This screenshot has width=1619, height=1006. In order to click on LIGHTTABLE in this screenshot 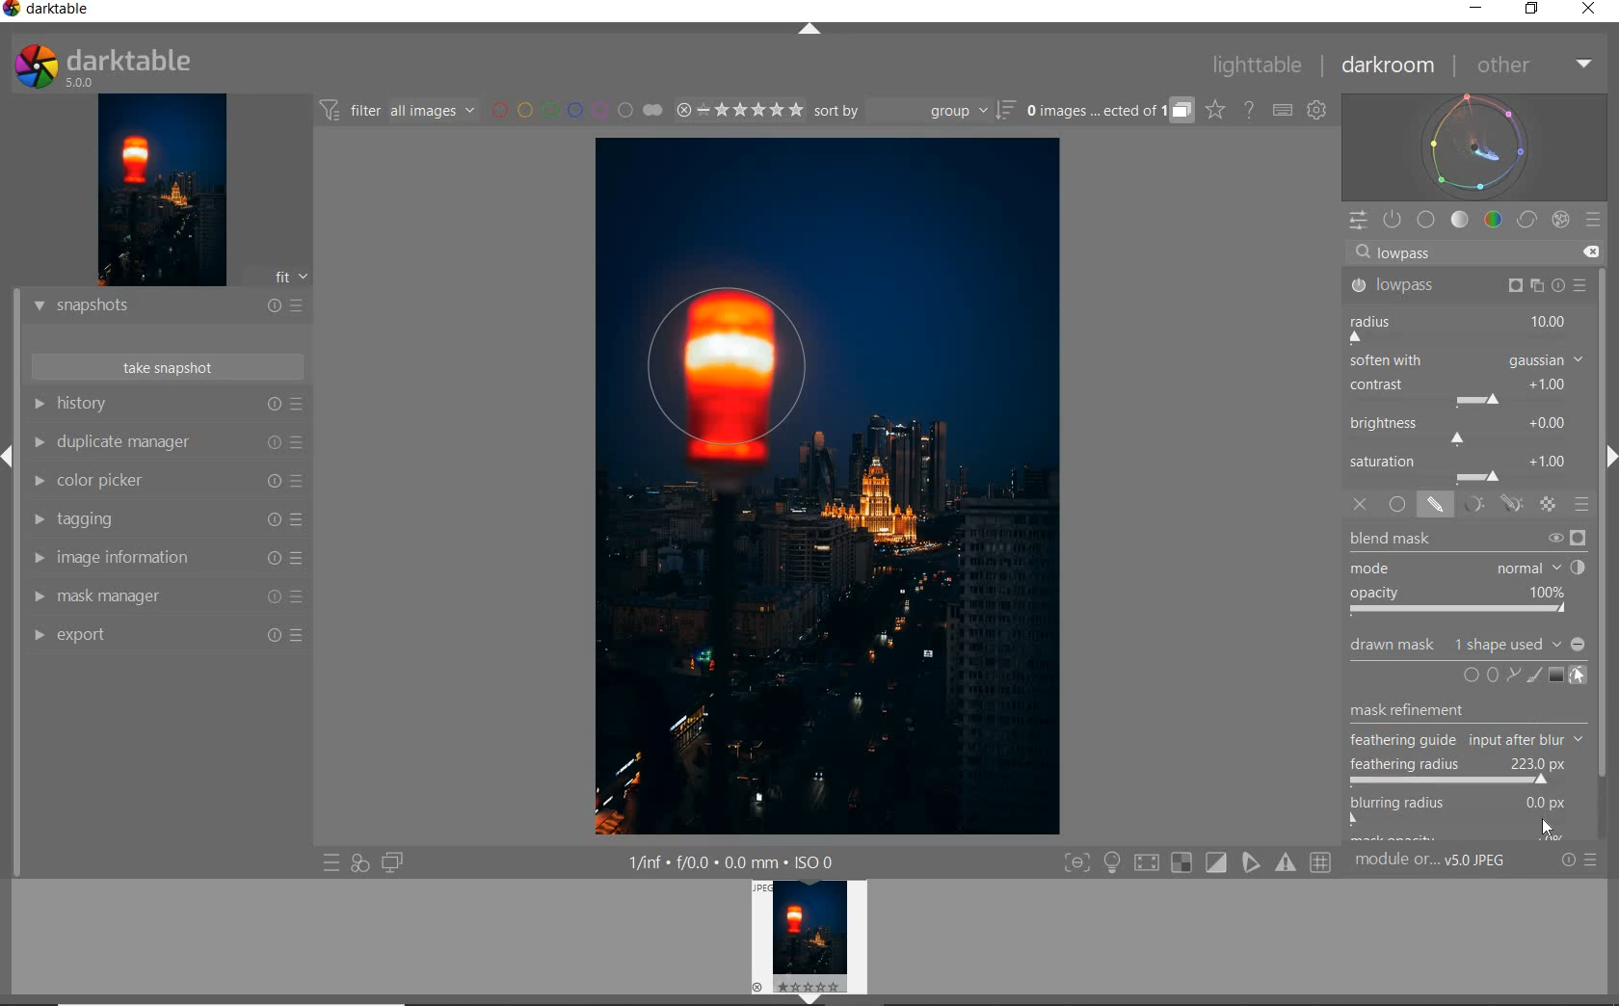, I will do `click(1260, 64)`.